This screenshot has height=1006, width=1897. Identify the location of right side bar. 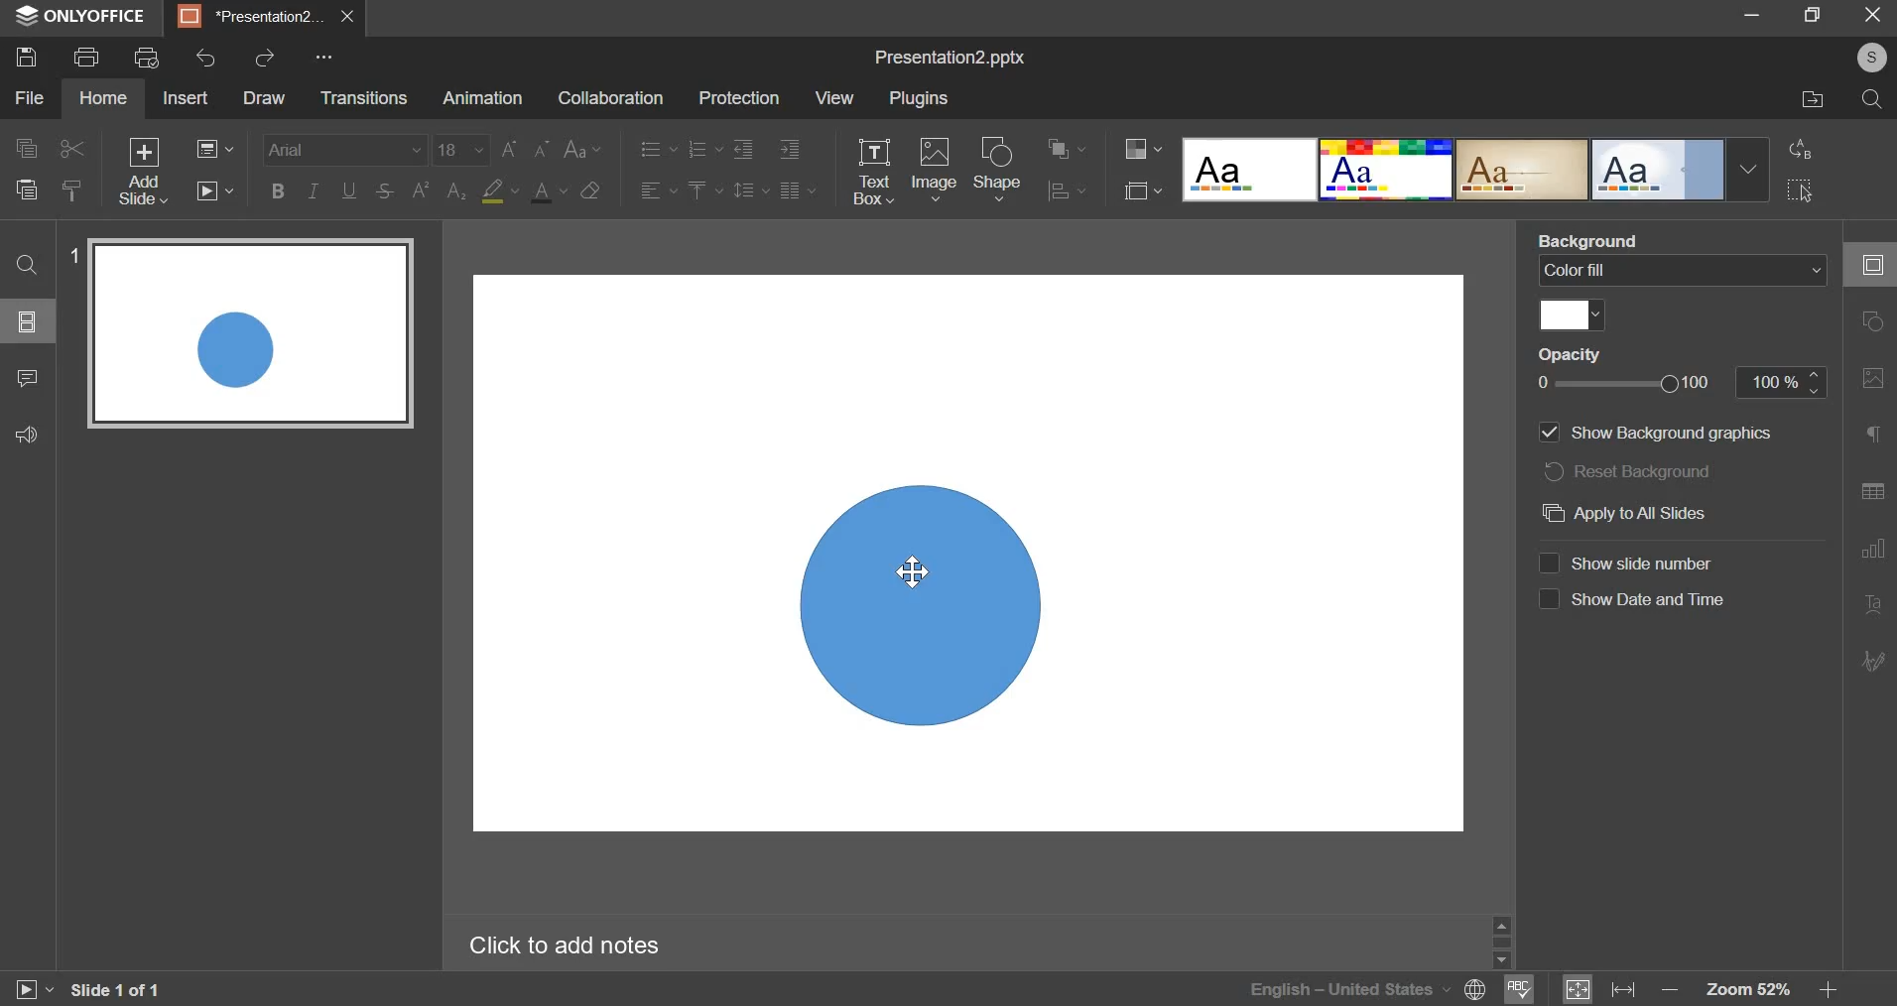
(1868, 462).